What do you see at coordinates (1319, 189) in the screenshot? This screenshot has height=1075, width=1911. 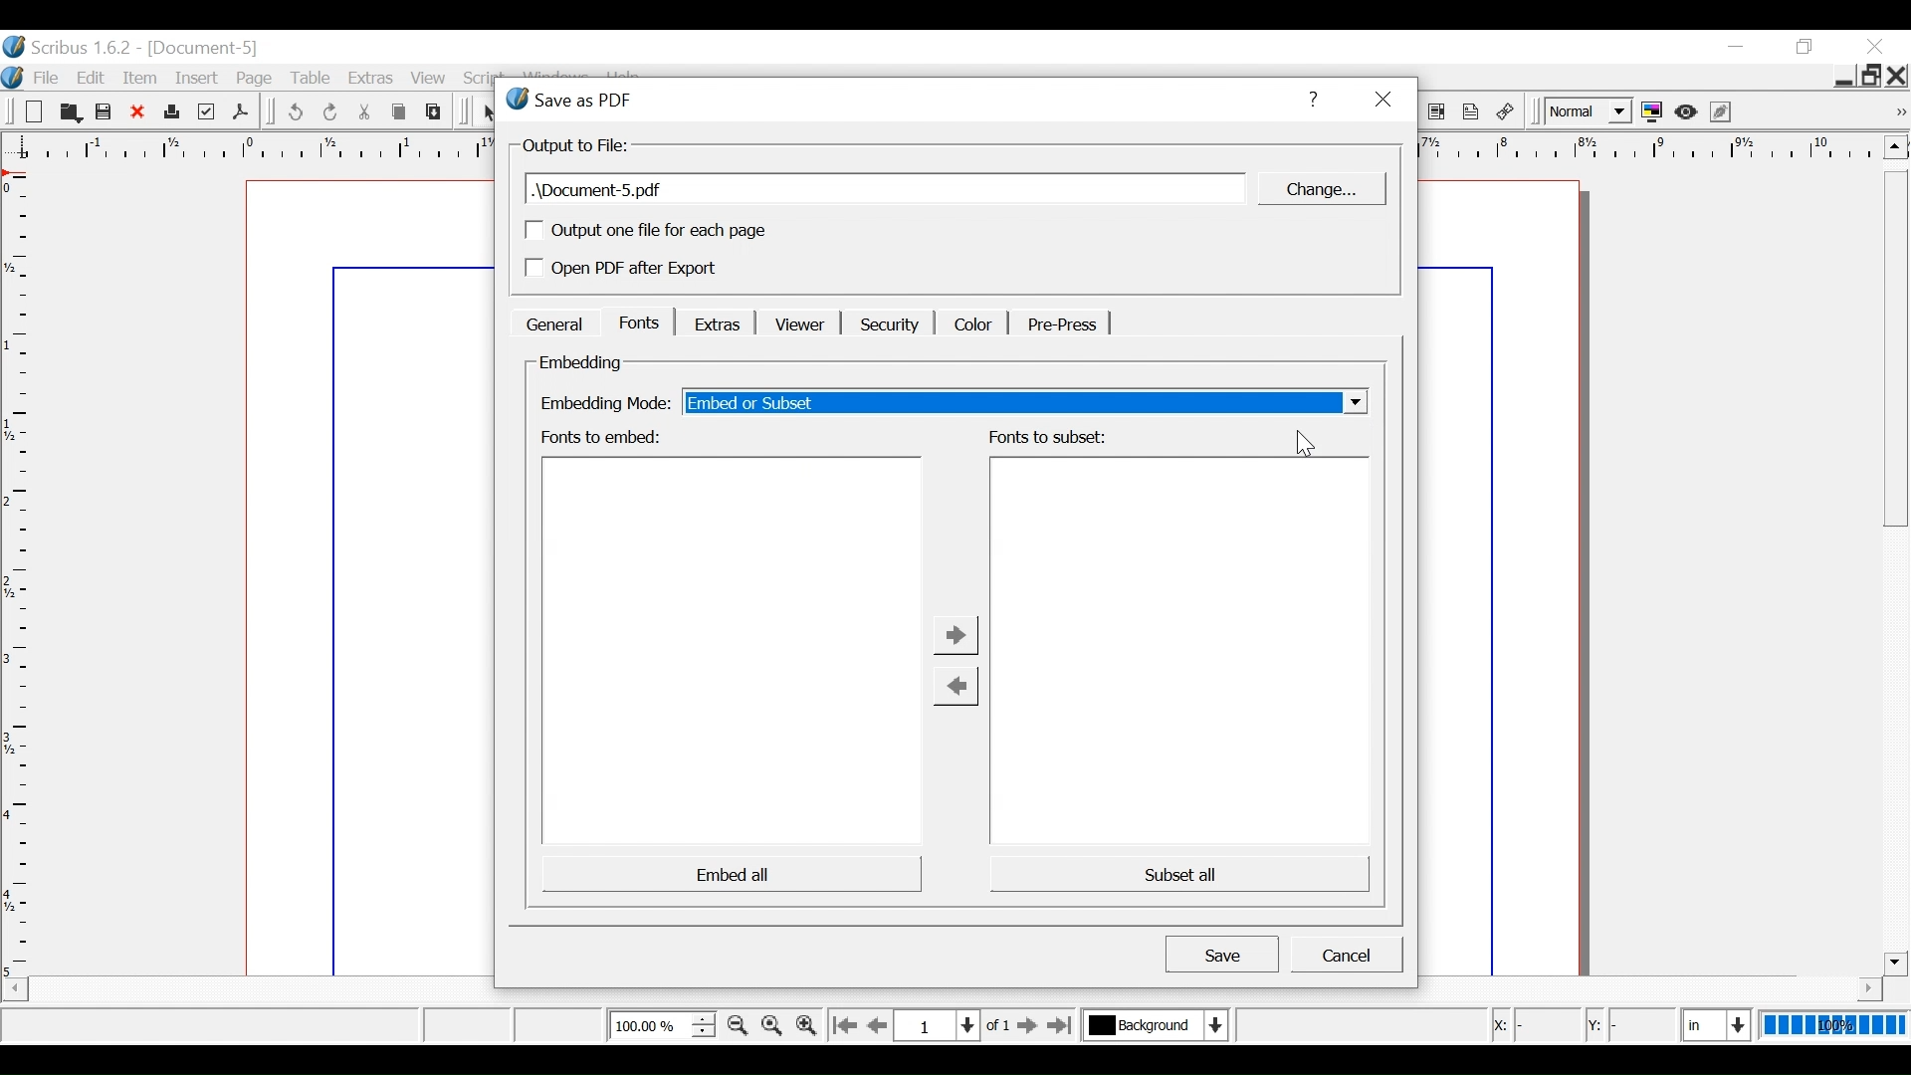 I see `Change` at bounding box center [1319, 189].